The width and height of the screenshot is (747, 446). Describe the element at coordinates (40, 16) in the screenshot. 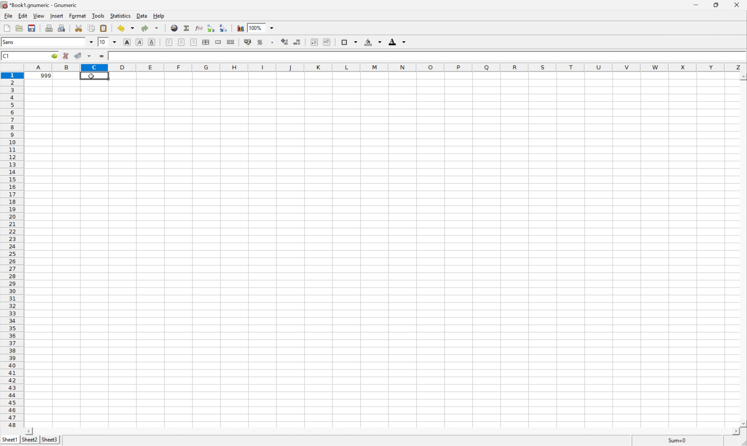

I see `view` at that location.